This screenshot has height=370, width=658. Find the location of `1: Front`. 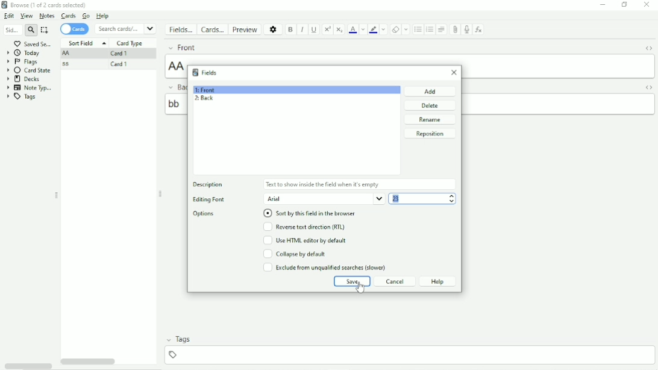

1: Front is located at coordinates (205, 90).